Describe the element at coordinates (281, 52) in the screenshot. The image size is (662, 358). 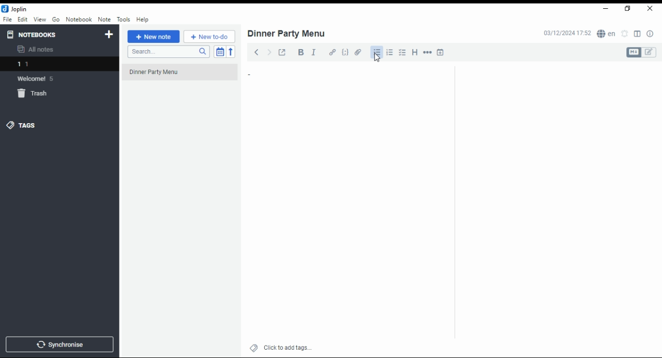
I see `toggle external editing` at that location.